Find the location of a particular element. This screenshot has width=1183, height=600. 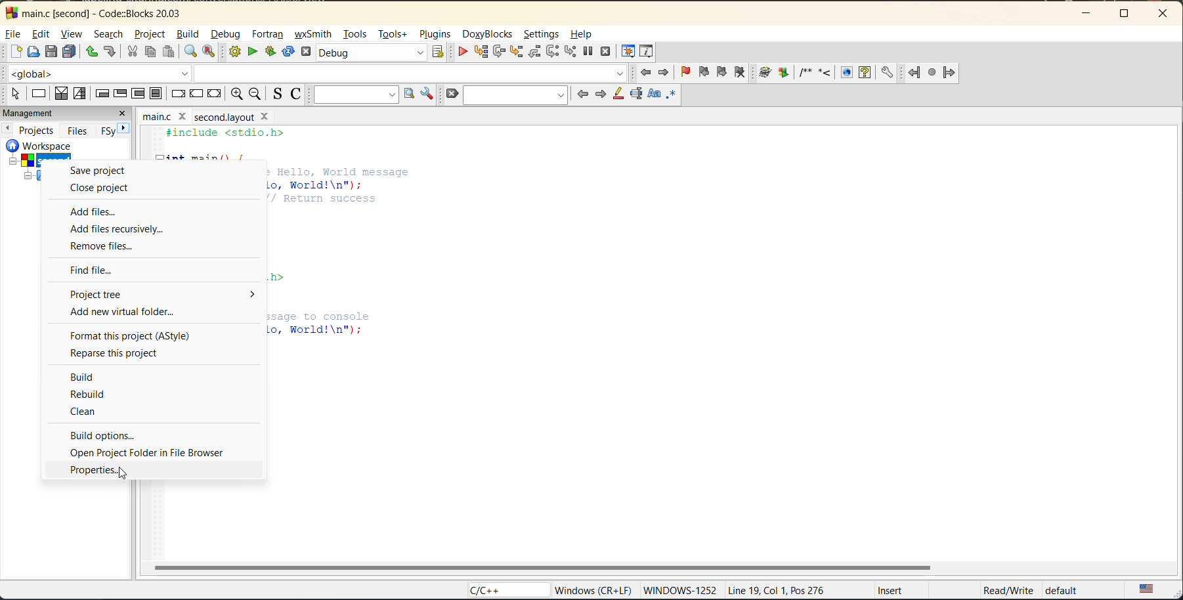

reparse this project is located at coordinates (117, 353).